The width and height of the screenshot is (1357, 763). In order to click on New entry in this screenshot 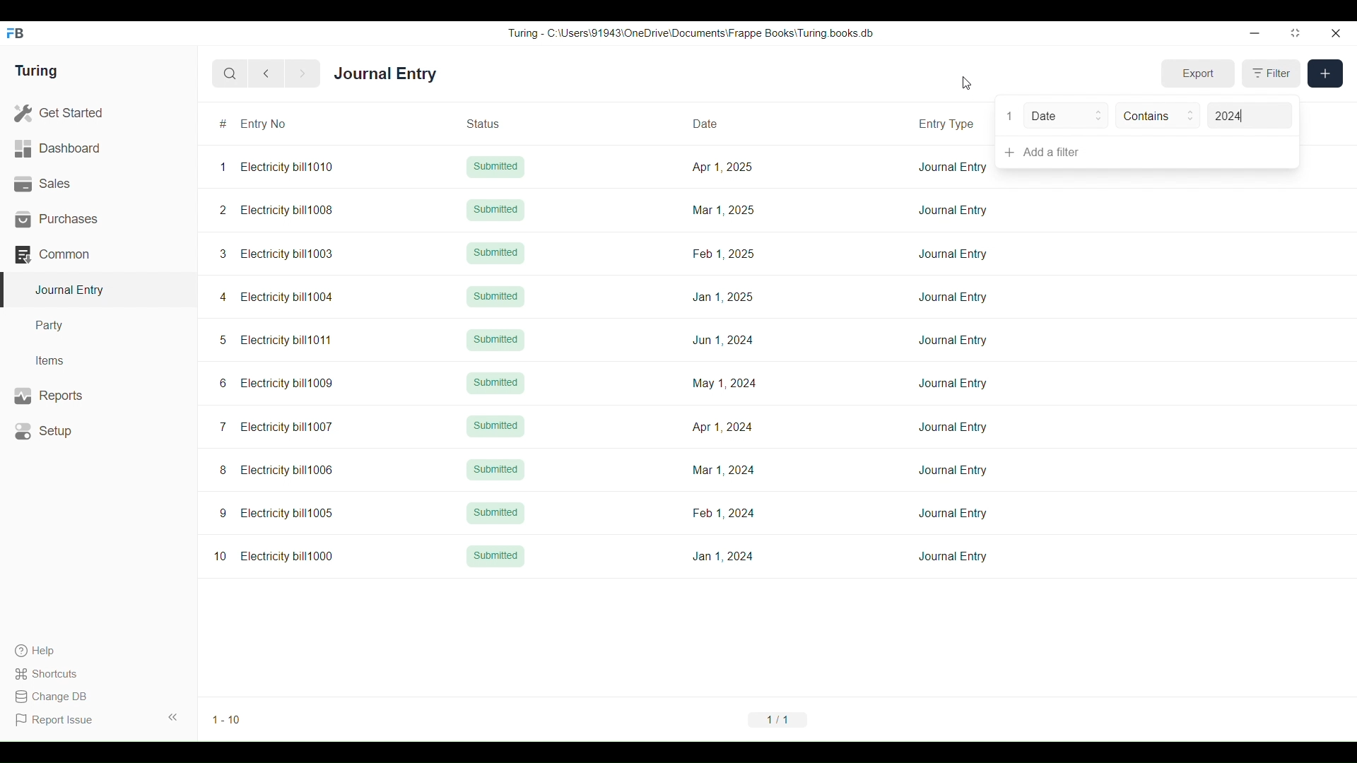, I will do `click(1325, 73)`.